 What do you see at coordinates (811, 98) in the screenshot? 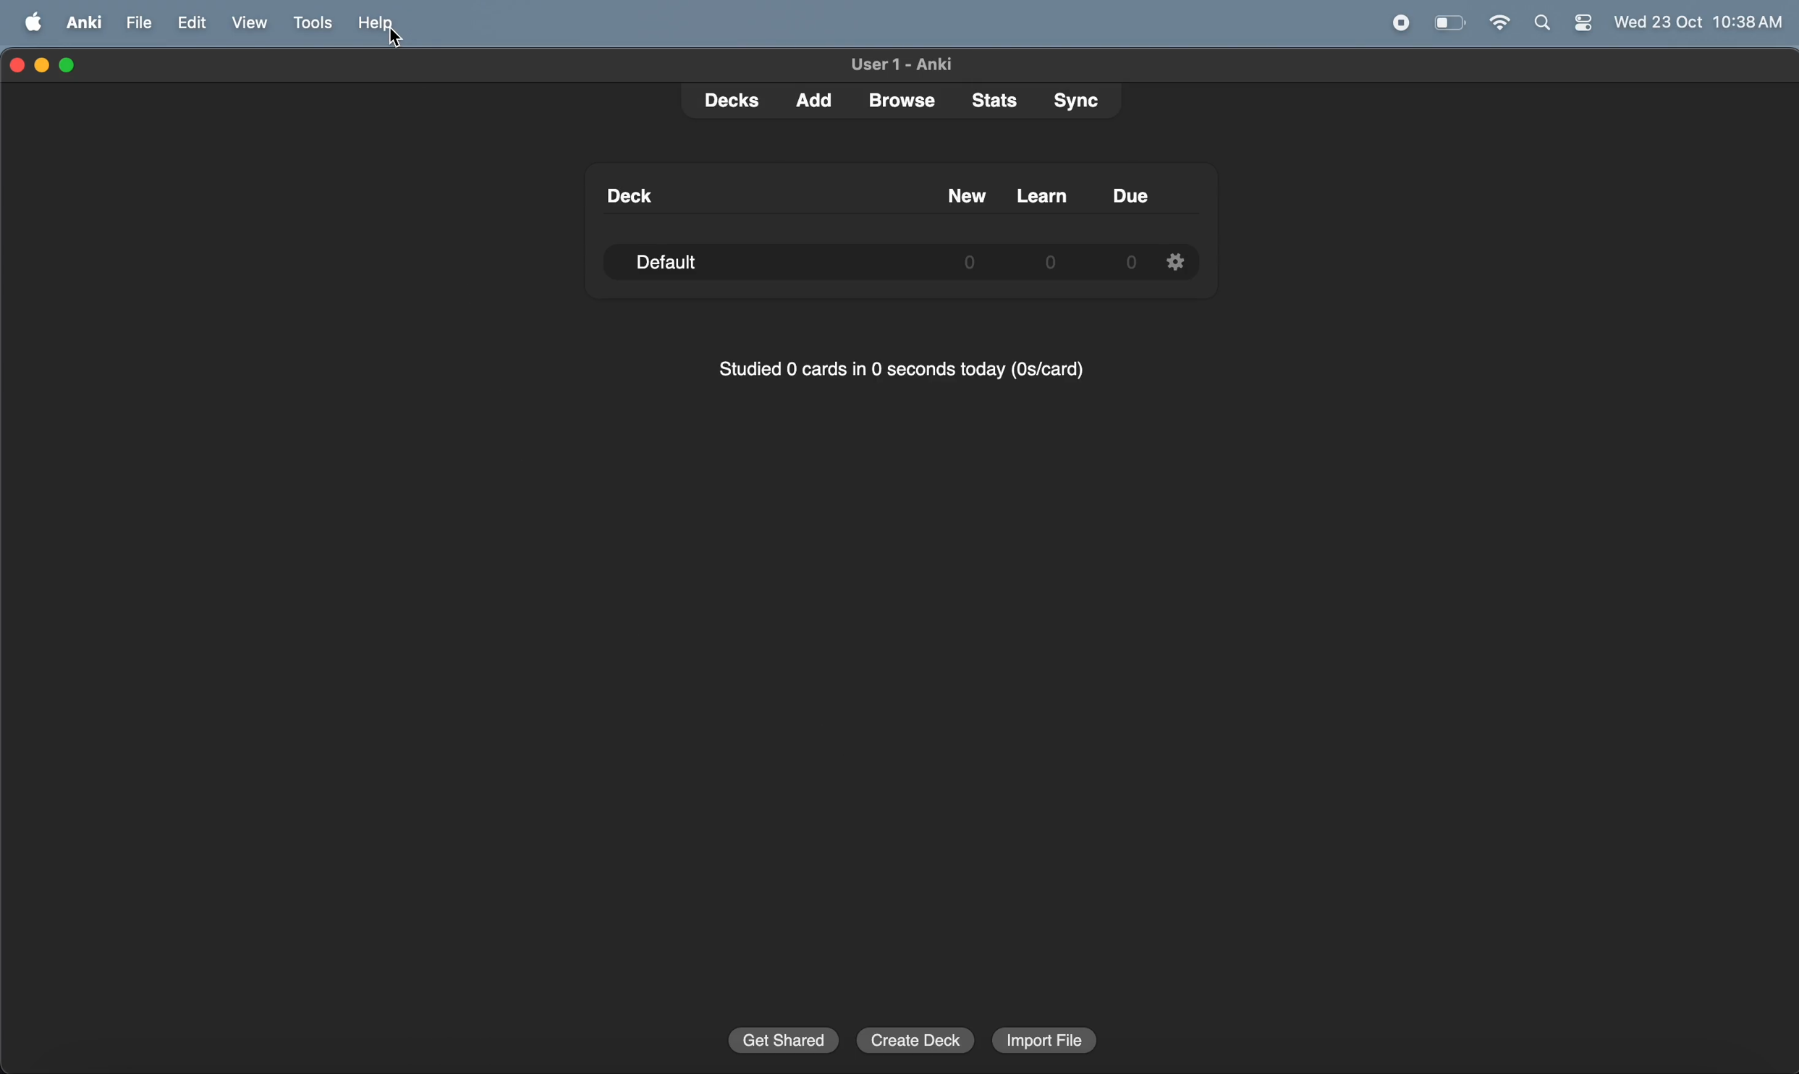
I see `add` at bounding box center [811, 98].